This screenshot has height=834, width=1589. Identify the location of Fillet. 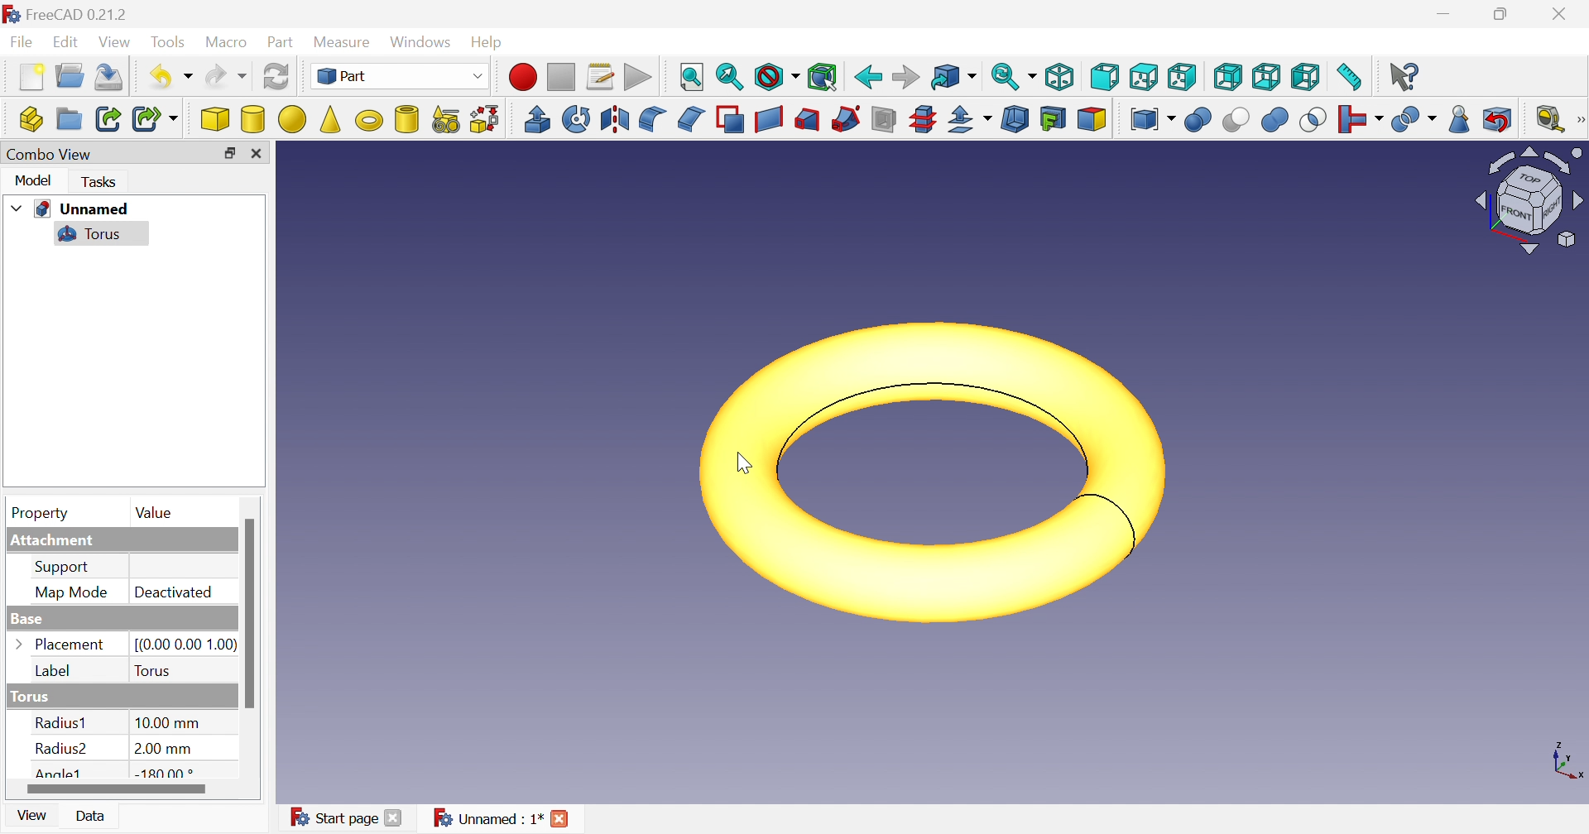
(653, 119).